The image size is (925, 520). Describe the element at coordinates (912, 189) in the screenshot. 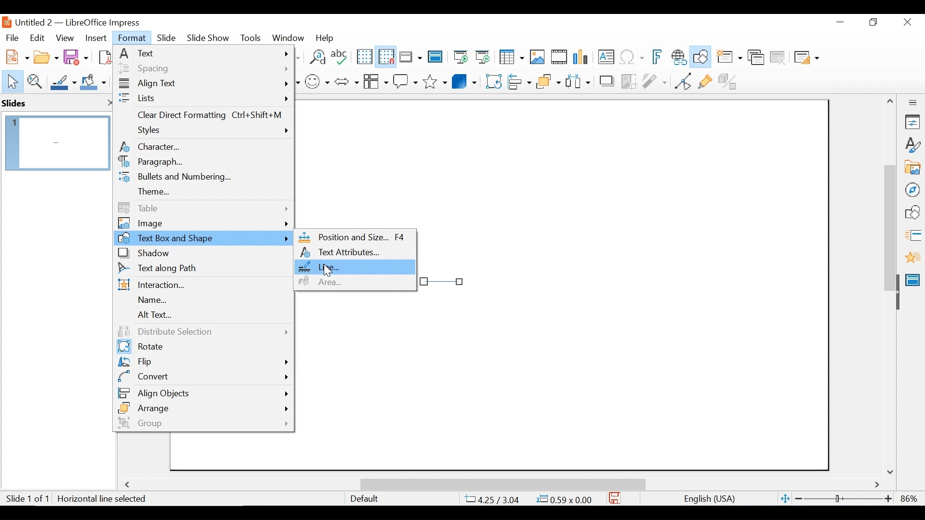

I see `Navigator` at that location.